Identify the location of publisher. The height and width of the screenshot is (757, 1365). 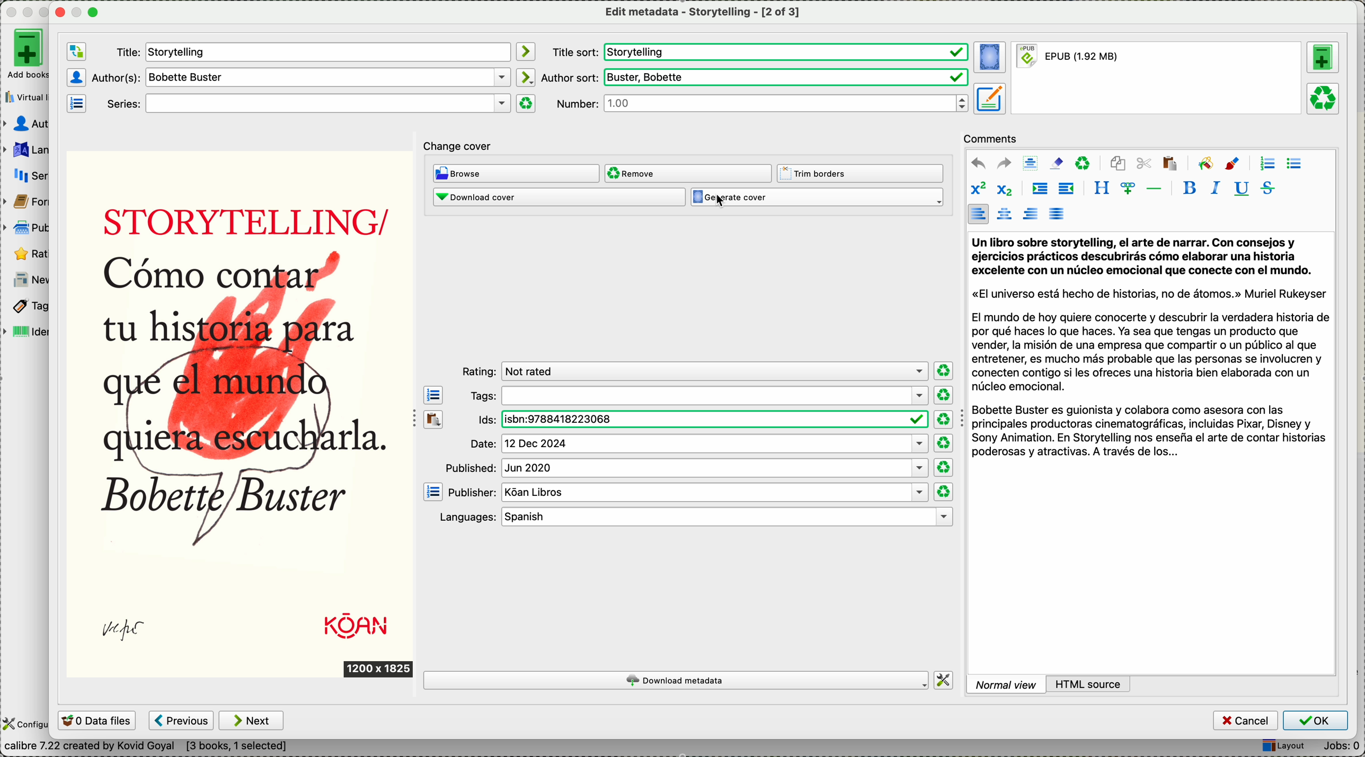
(28, 228).